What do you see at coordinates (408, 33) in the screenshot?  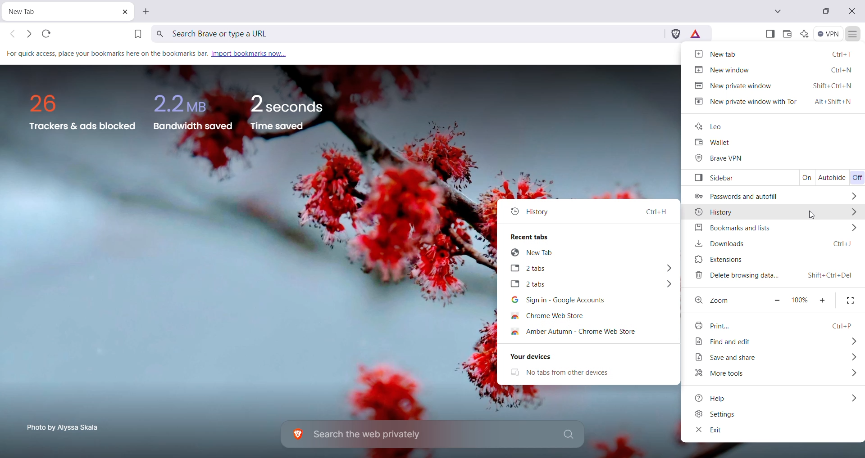 I see `Search Brave or type a URL` at bounding box center [408, 33].